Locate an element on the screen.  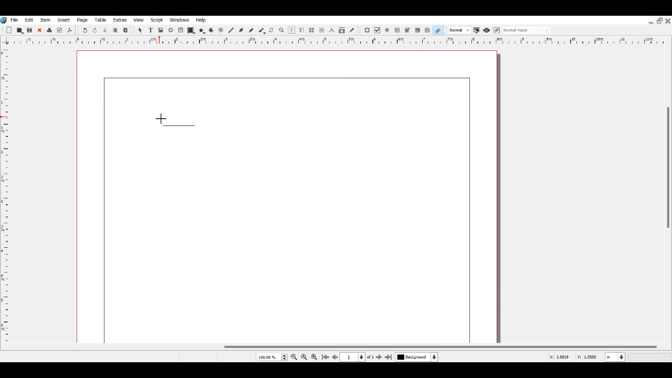
Go to Last Page is located at coordinates (390, 358).